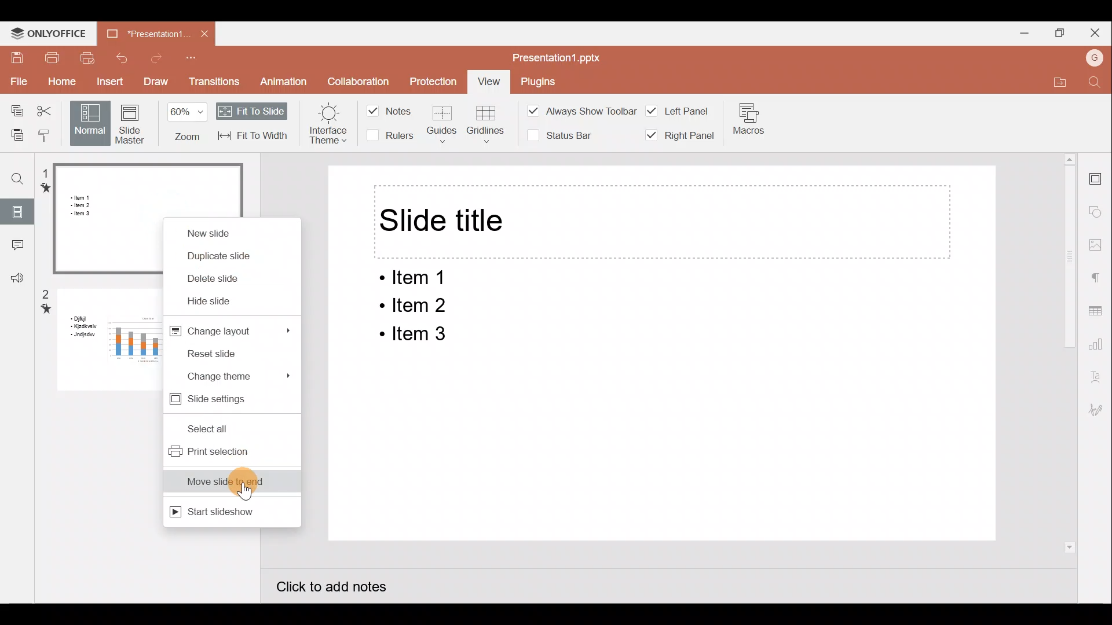 The image size is (1112, 625). I want to click on New slide, so click(239, 232).